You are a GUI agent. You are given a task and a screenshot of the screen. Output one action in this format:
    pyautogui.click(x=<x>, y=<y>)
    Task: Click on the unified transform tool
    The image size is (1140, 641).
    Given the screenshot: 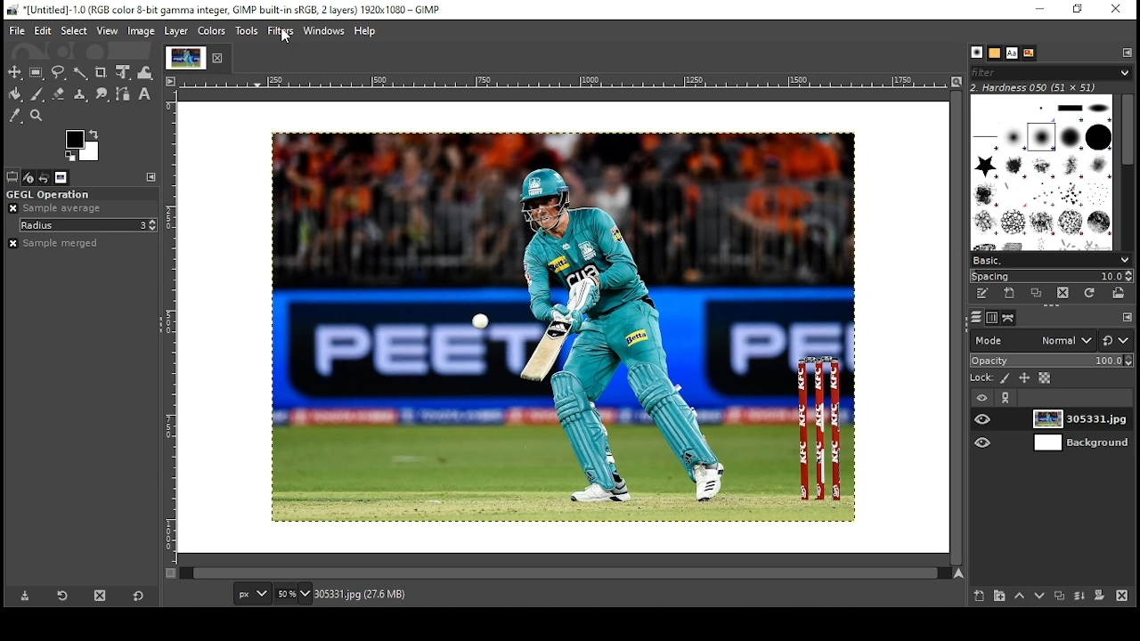 What is the action you would take?
    pyautogui.click(x=124, y=71)
    